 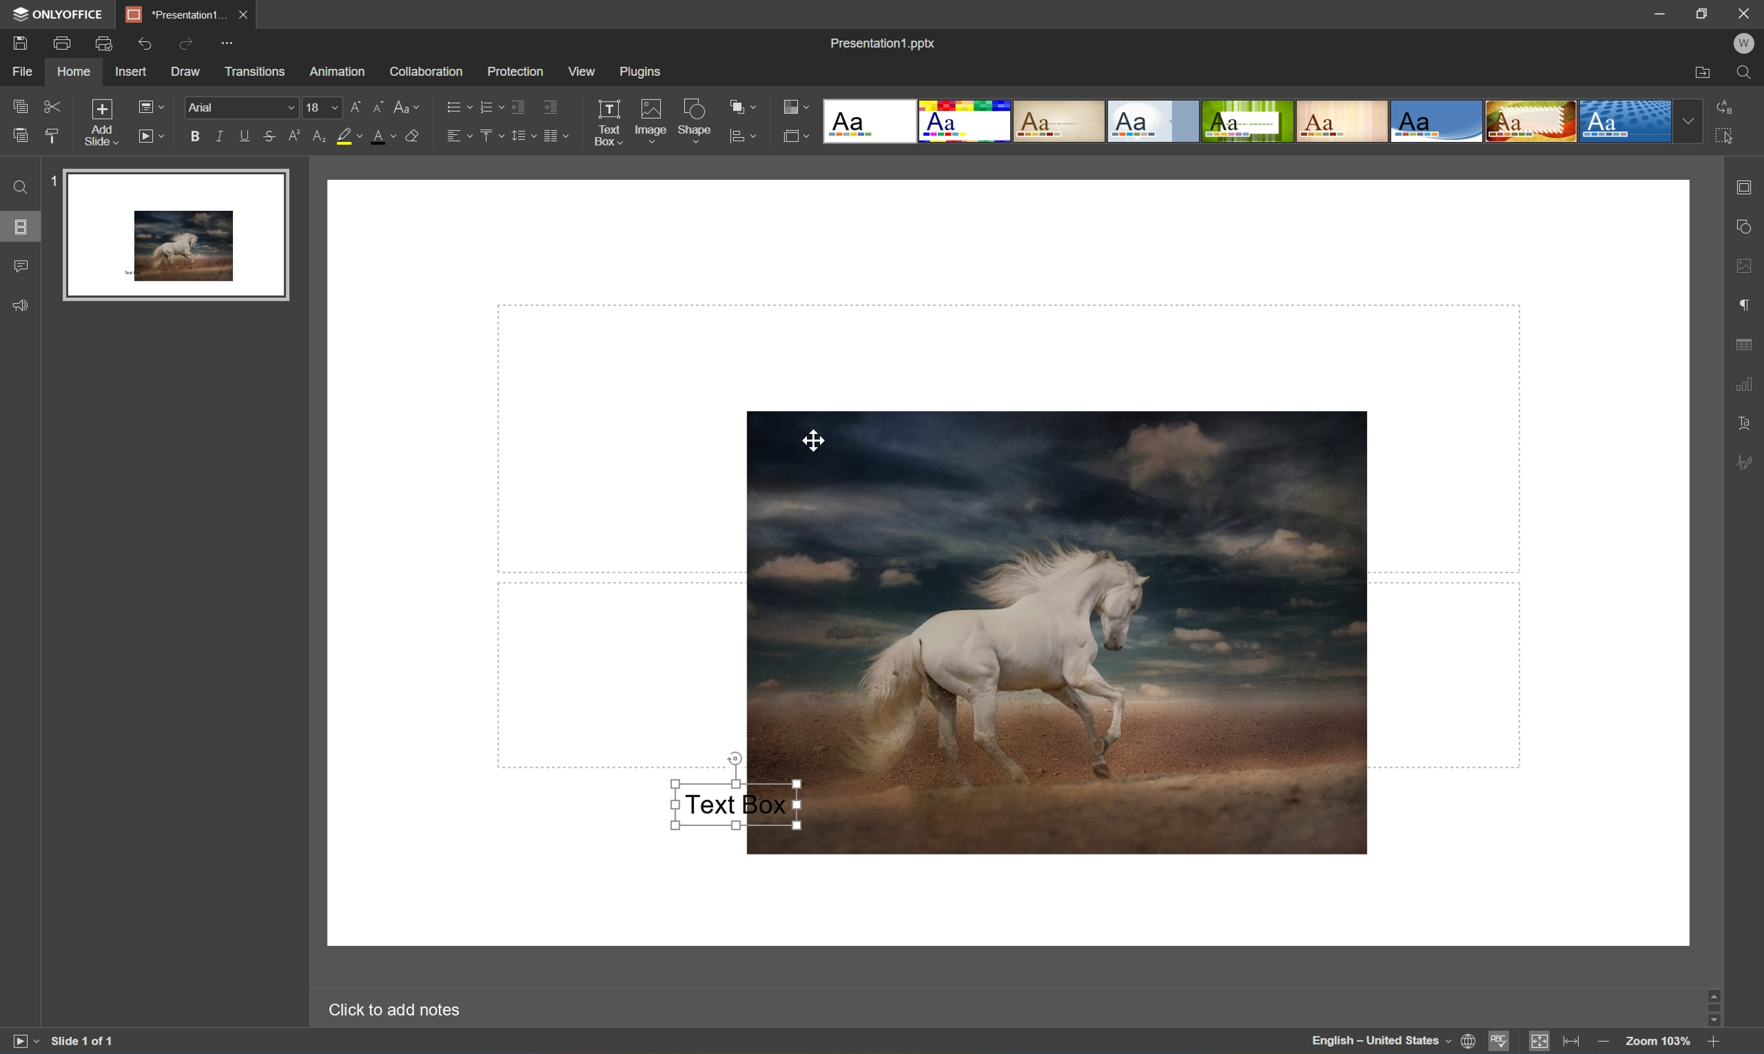 What do you see at coordinates (21, 188) in the screenshot?
I see `Find` at bounding box center [21, 188].